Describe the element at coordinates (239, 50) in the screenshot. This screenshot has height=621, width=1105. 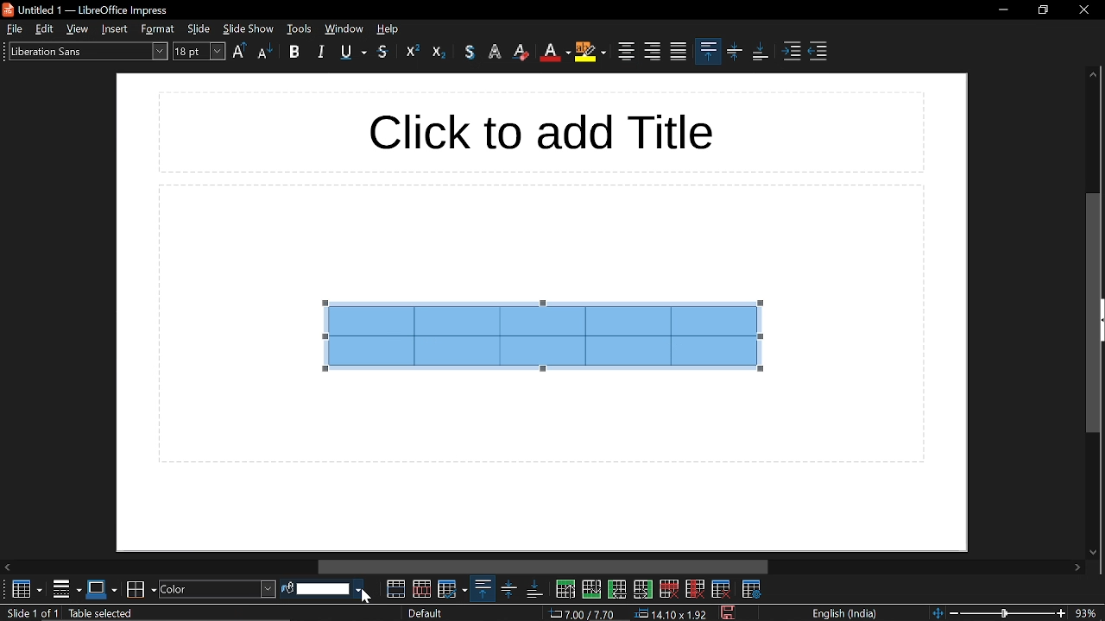
I see `upper case` at that location.